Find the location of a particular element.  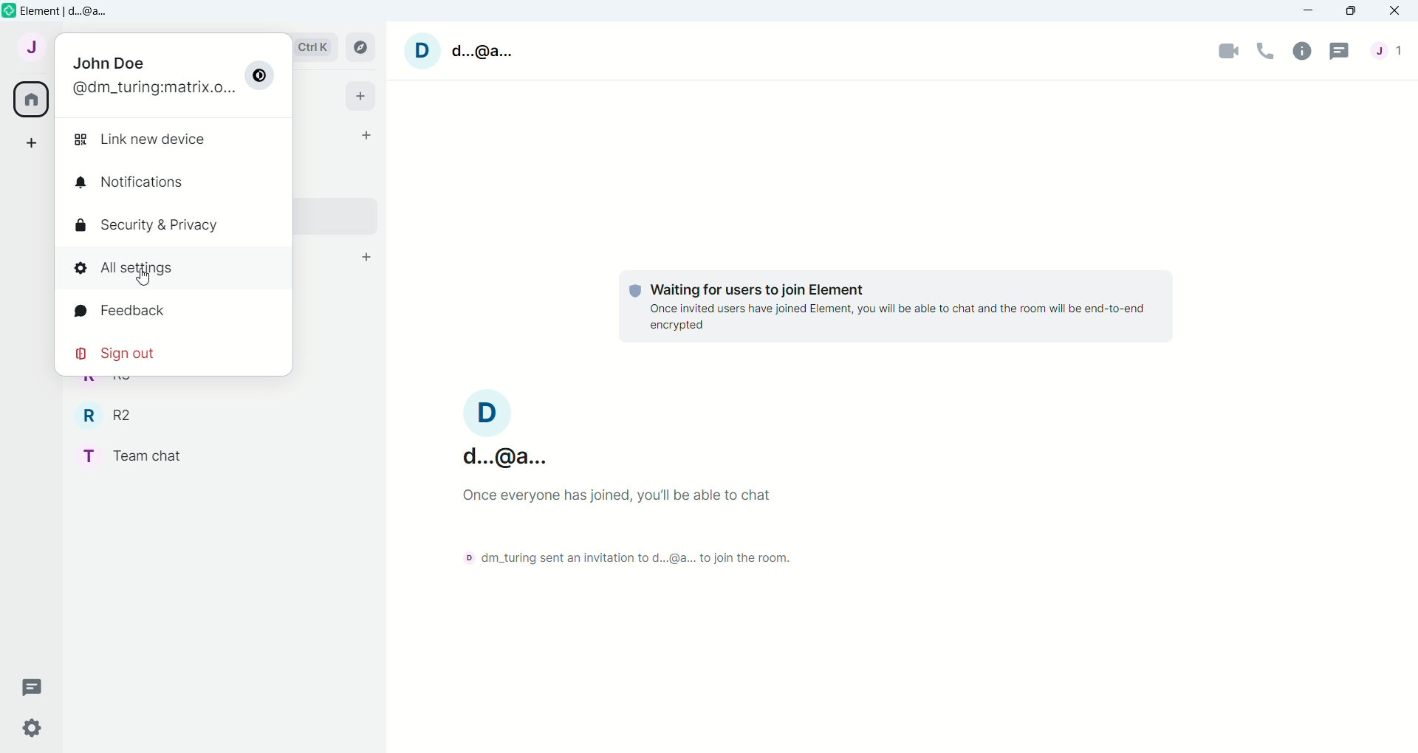

dm_turing sent an invitation to d..@a.. to join the room. is located at coordinates (623, 556).